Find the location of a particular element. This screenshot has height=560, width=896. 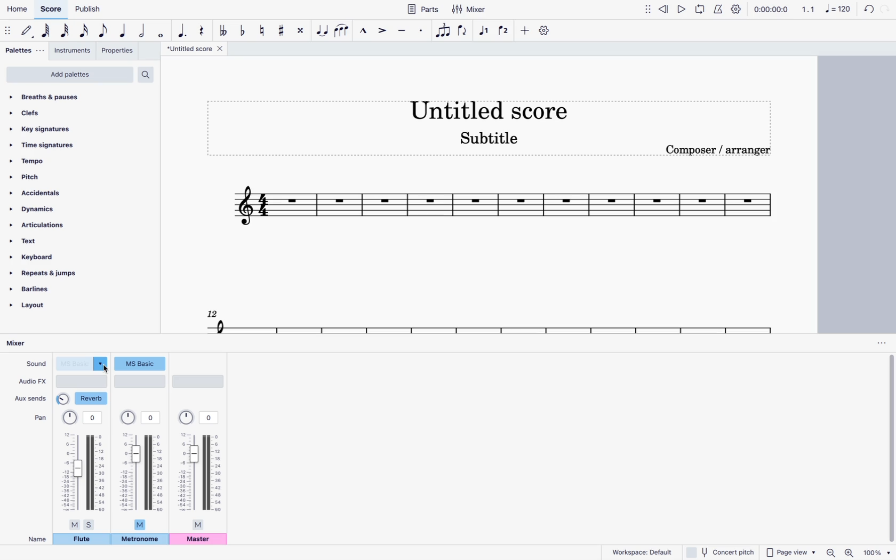

flute is located at coordinates (82, 539).